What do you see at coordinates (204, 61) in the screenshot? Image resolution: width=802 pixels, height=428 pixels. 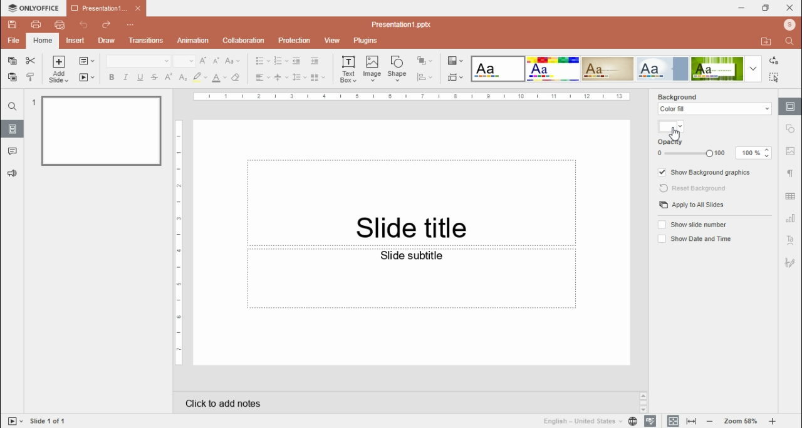 I see `increment font size` at bounding box center [204, 61].